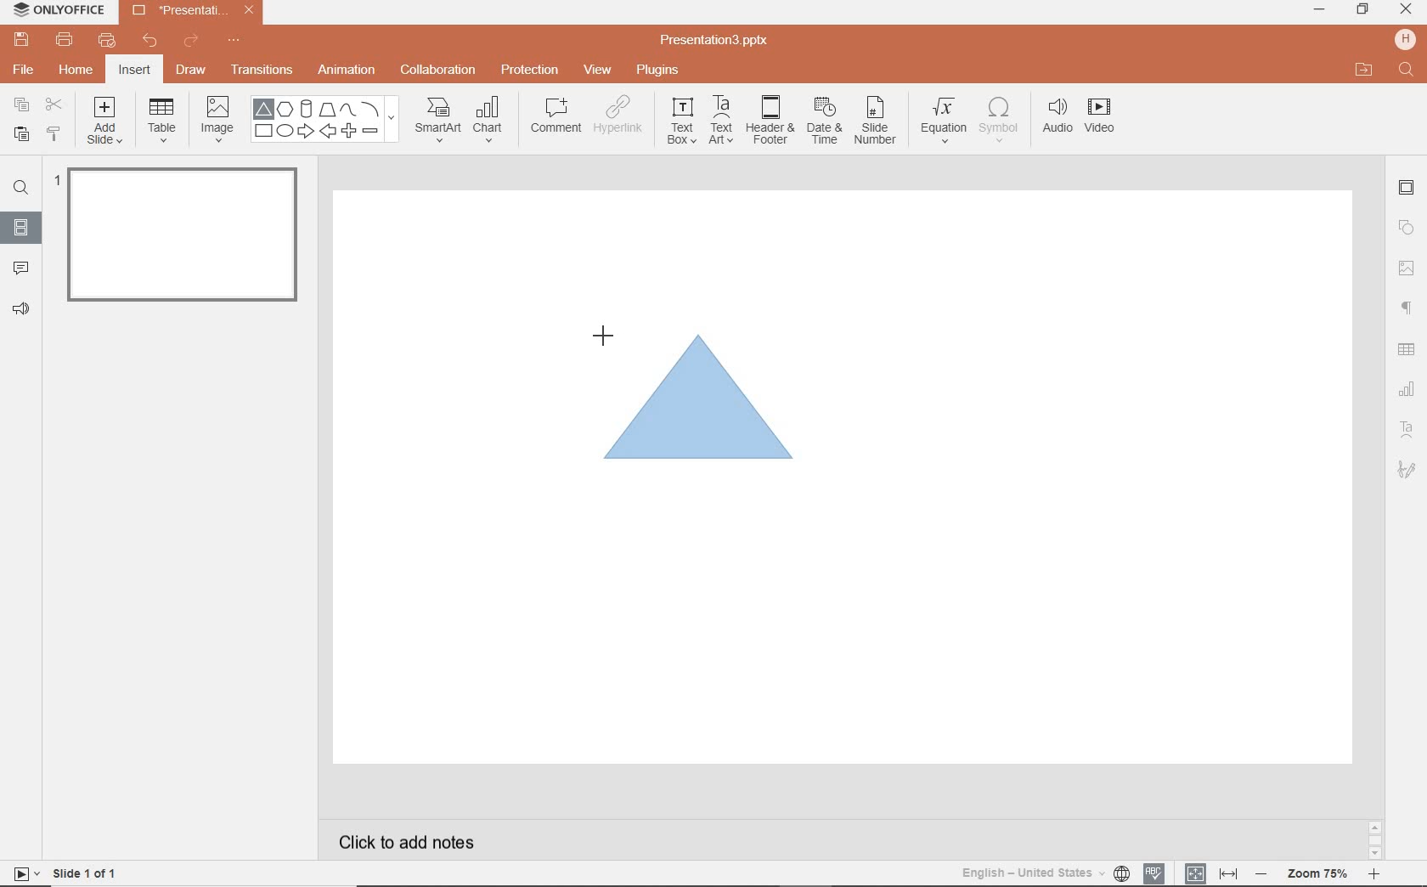 The image size is (1427, 887). Describe the element at coordinates (680, 121) in the screenshot. I see `TEXT BOX` at that location.